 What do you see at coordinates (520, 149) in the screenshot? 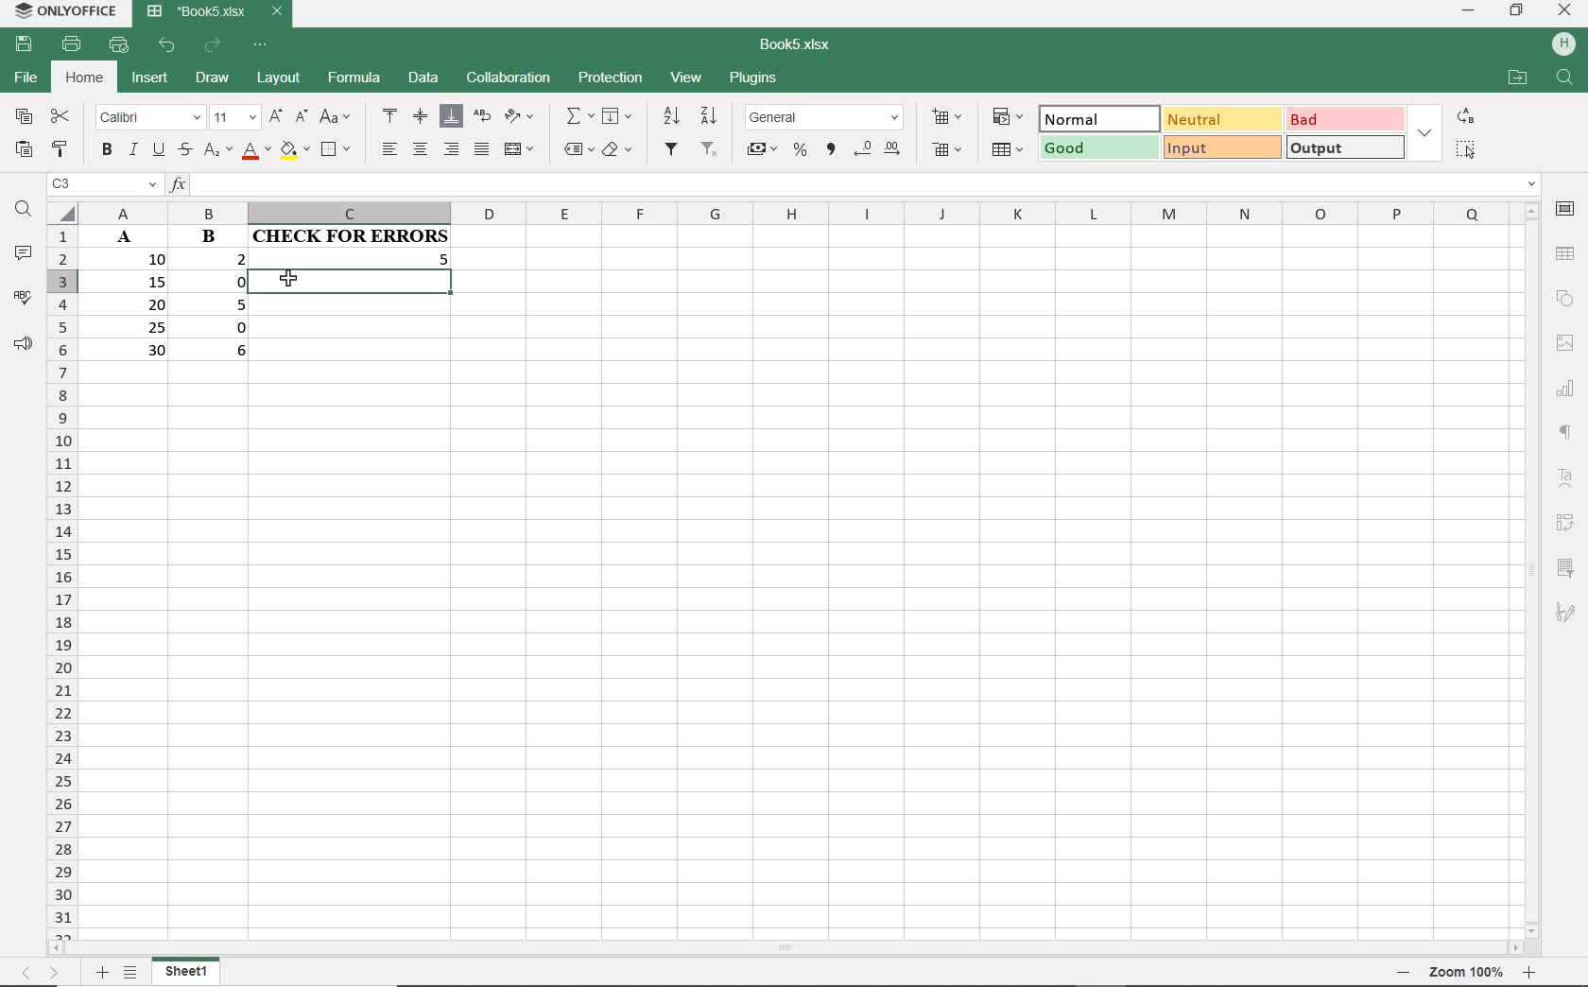
I see `MERGE & CENTER` at bounding box center [520, 149].